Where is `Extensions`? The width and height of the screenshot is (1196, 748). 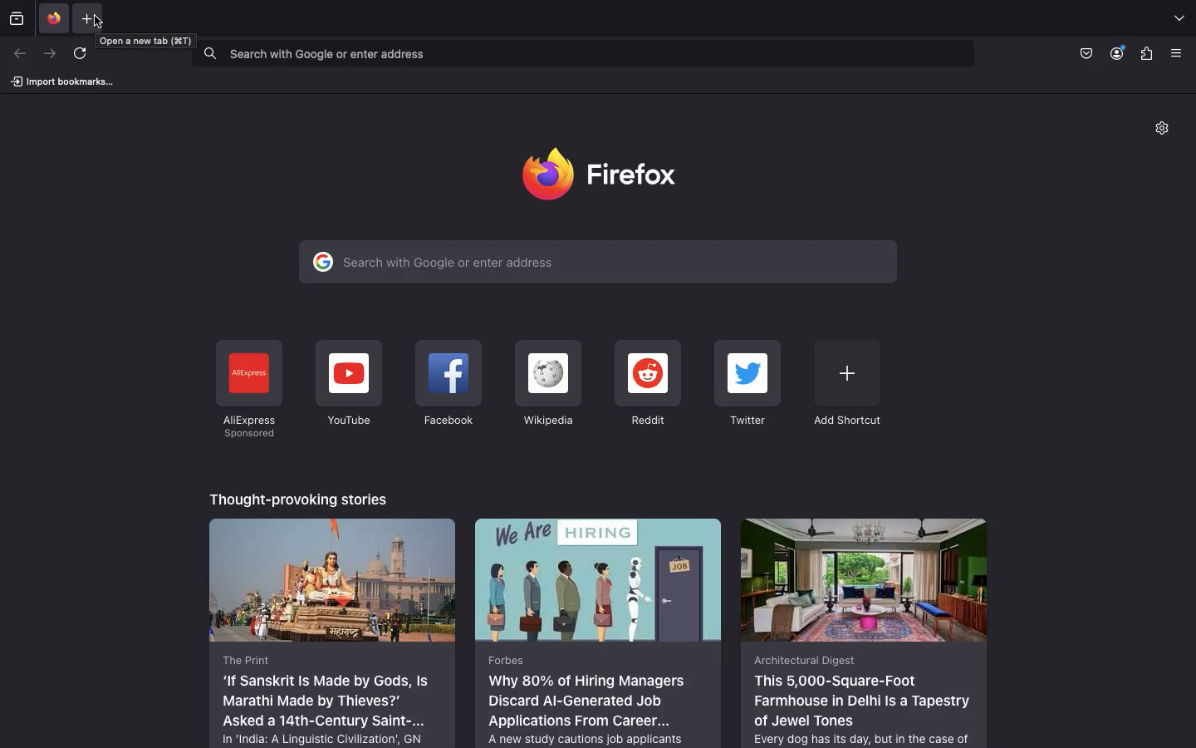 Extensions is located at coordinates (1146, 55).